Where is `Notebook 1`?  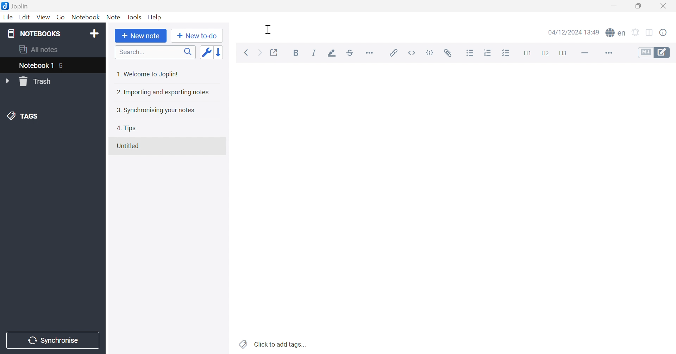
Notebook 1 is located at coordinates (36, 66).